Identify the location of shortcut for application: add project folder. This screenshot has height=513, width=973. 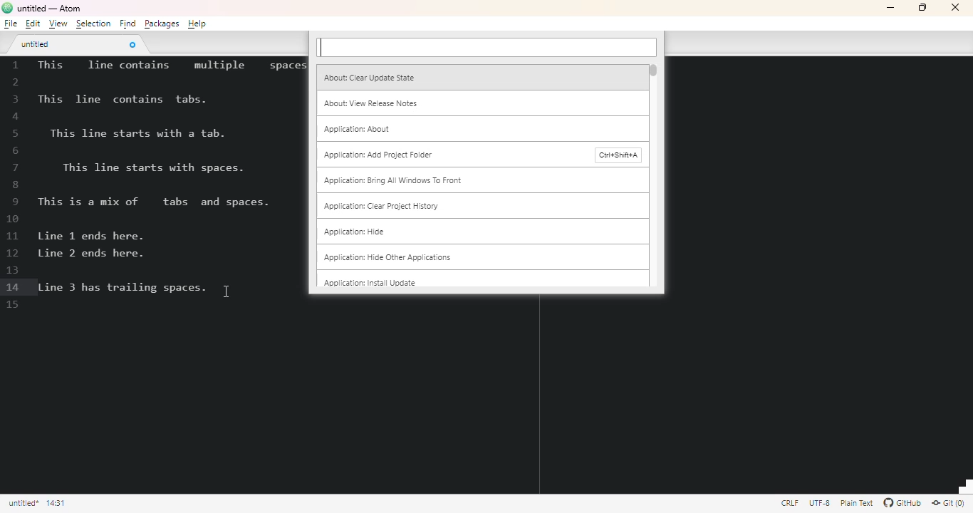
(618, 155).